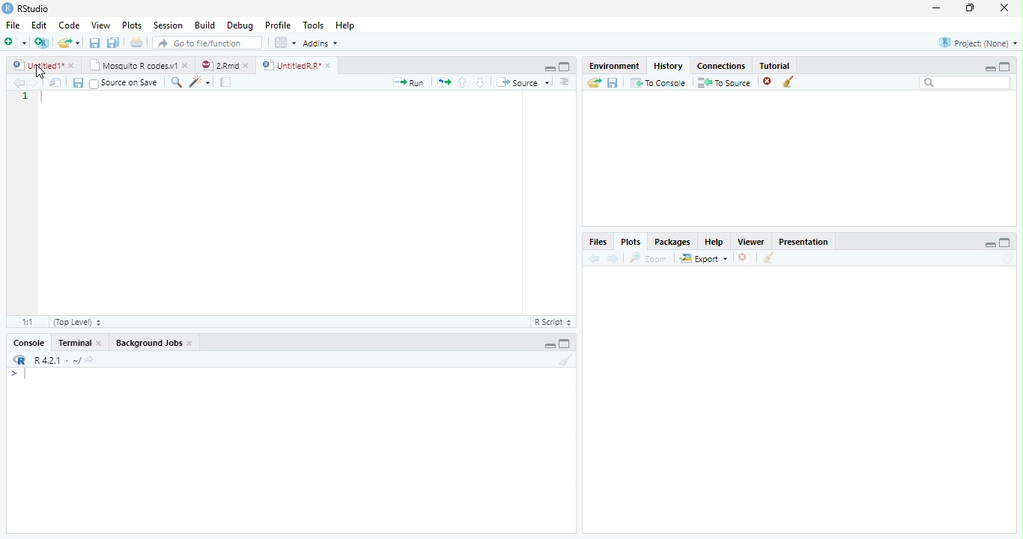  I want to click on To Source, so click(722, 84).